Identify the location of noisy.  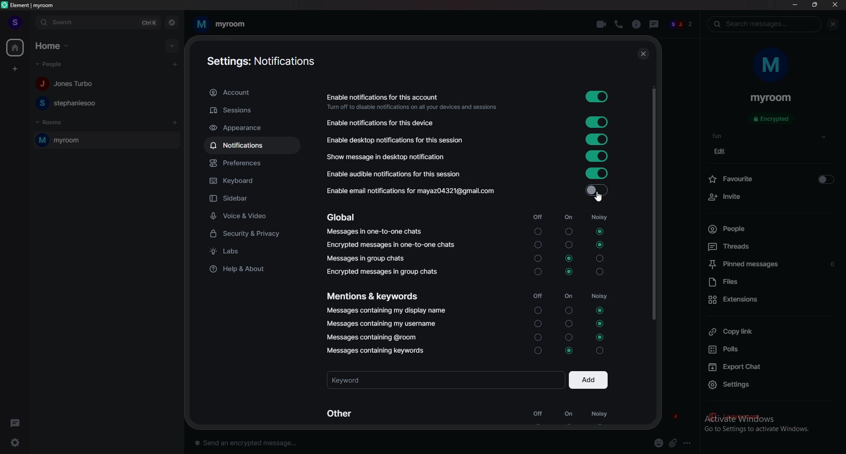
(599, 283).